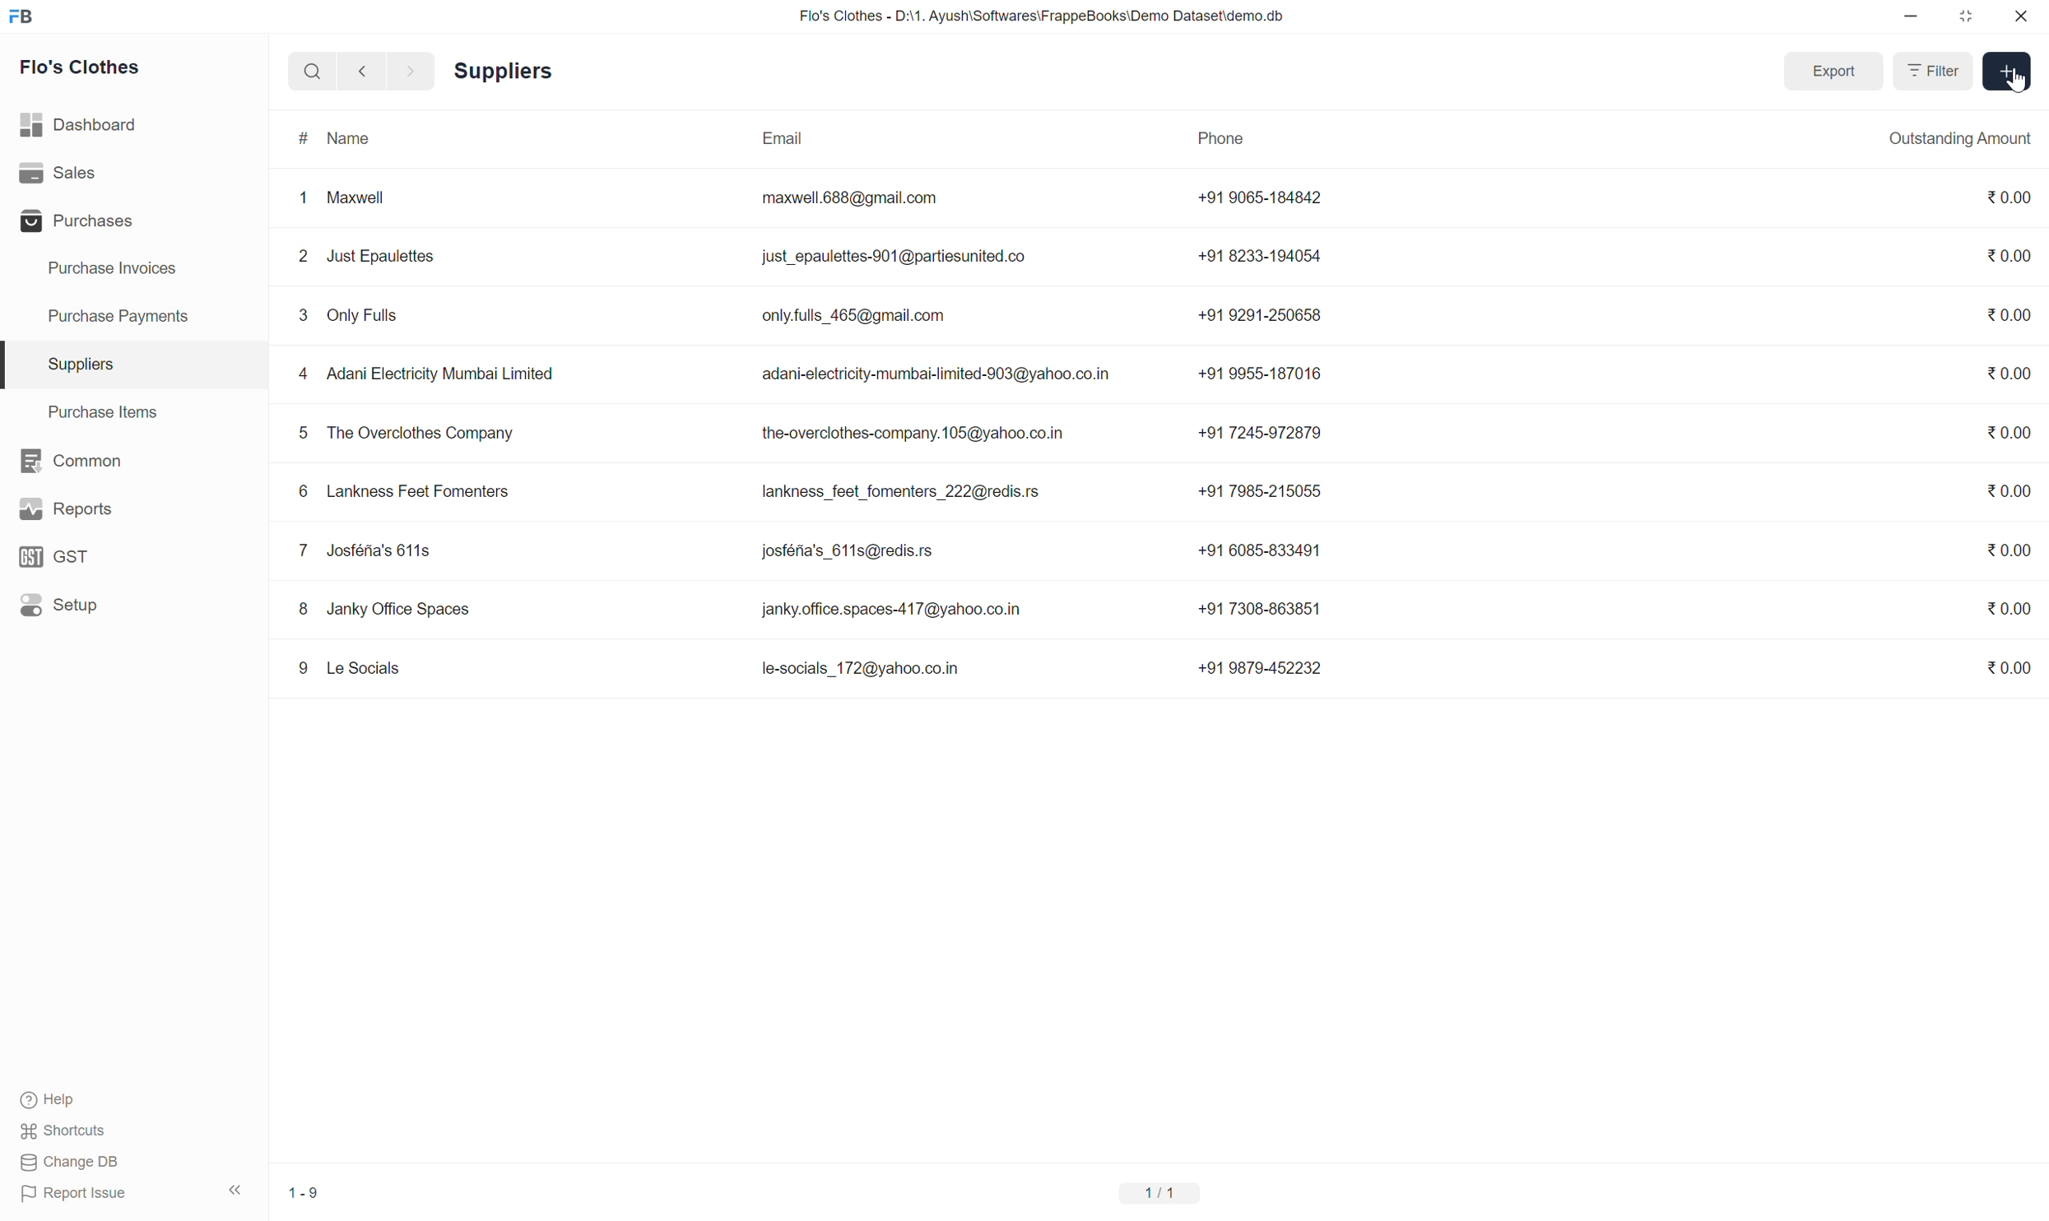 Image resolution: width=2049 pixels, height=1221 pixels. What do you see at coordinates (1933, 71) in the screenshot?
I see `Filter` at bounding box center [1933, 71].